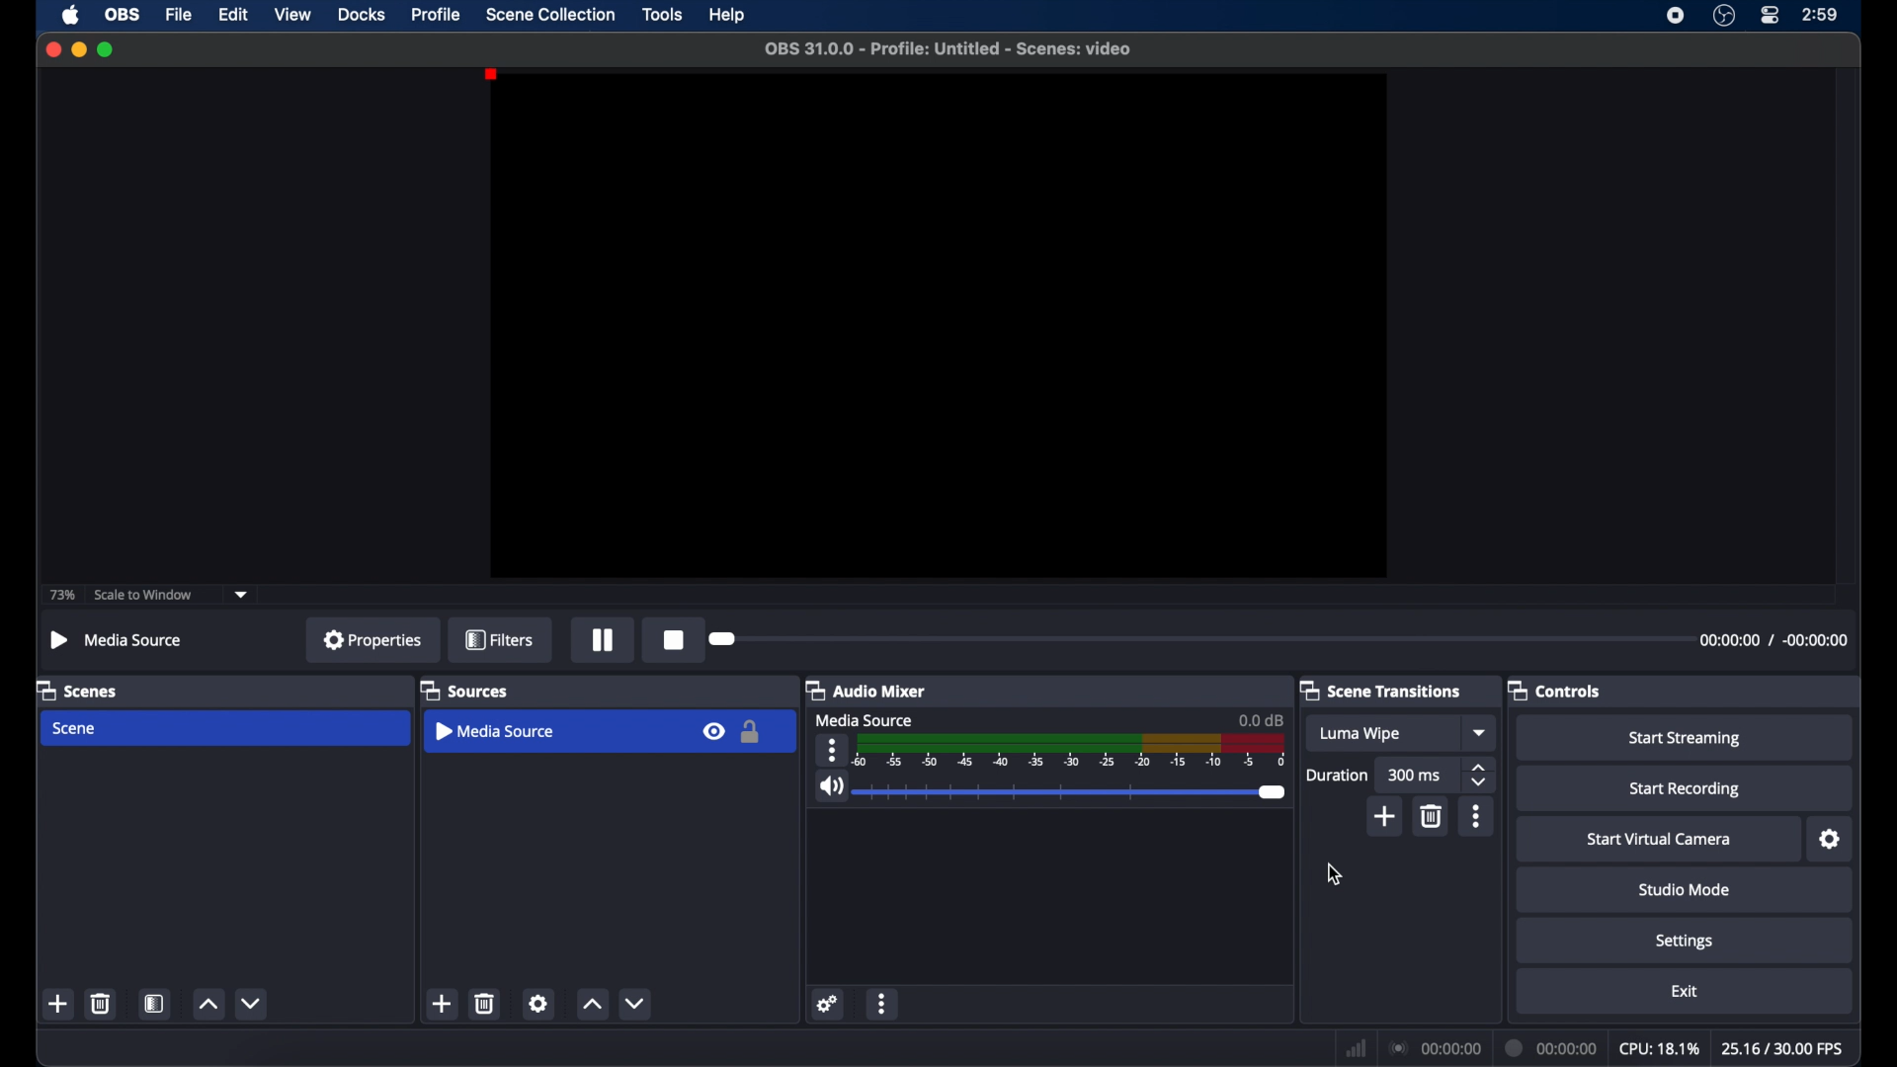 The image size is (1897, 1067). What do you see at coordinates (1385, 817) in the screenshot?
I see `add` at bounding box center [1385, 817].